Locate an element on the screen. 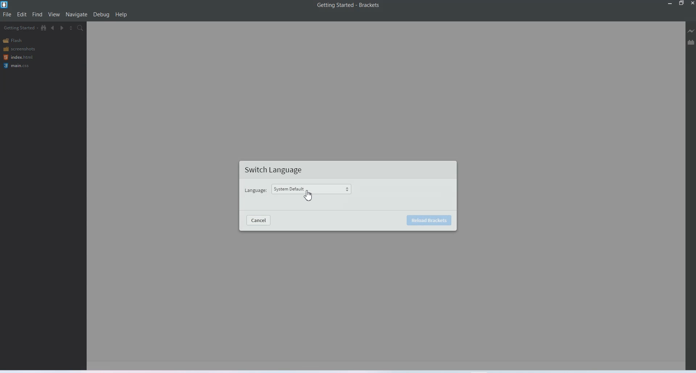 The height and width of the screenshot is (373, 696). Language adjuster is located at coordinates (314, 189).